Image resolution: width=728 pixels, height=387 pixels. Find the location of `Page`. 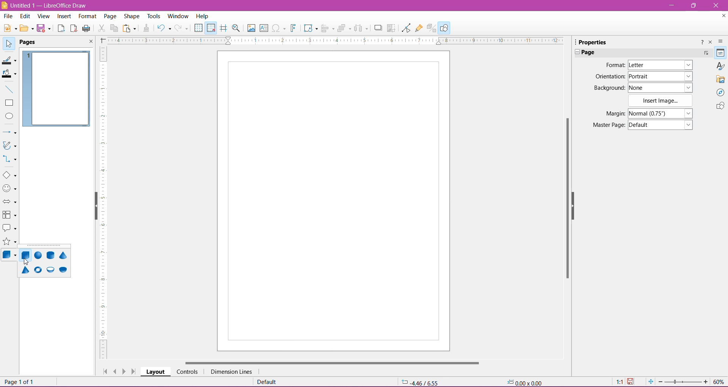

Page is located at coordinates (32, 42).